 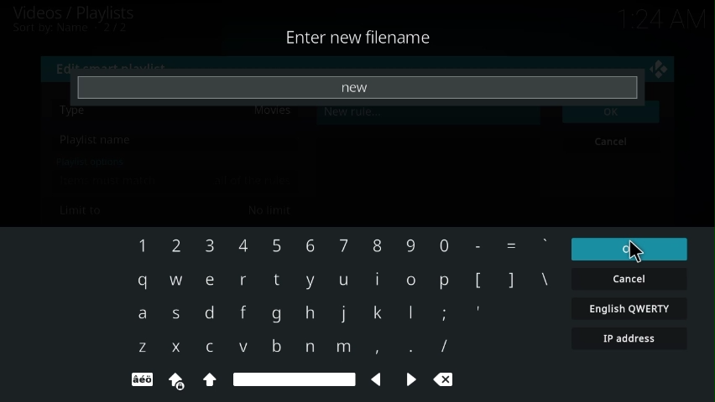 What do you see at coordinates (83, 211) in the screenshot?
I see `limit to` at bounding box center [83, 211].